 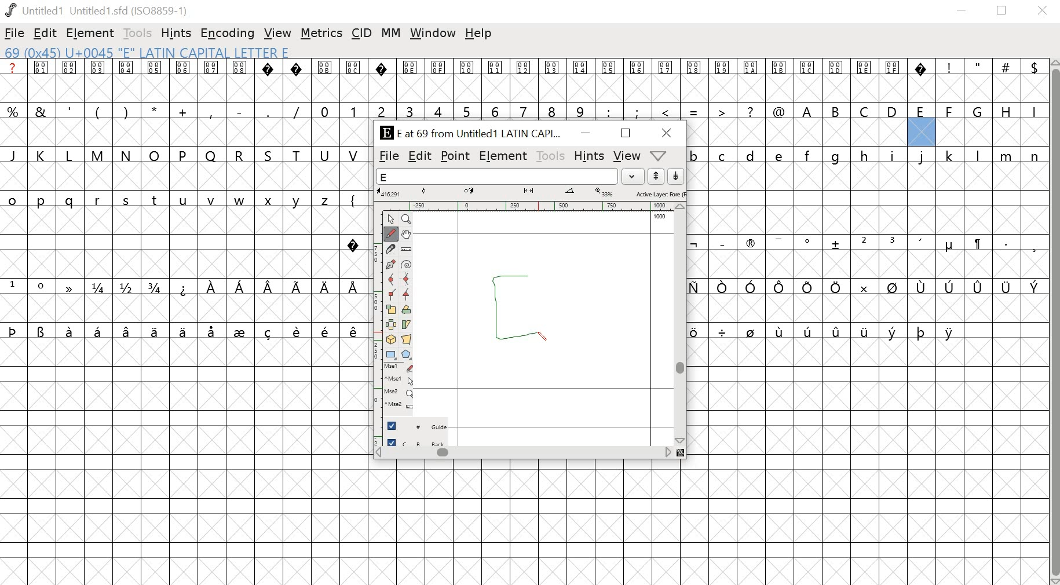 I want to click on empty cells, so click(x=529, y=522).